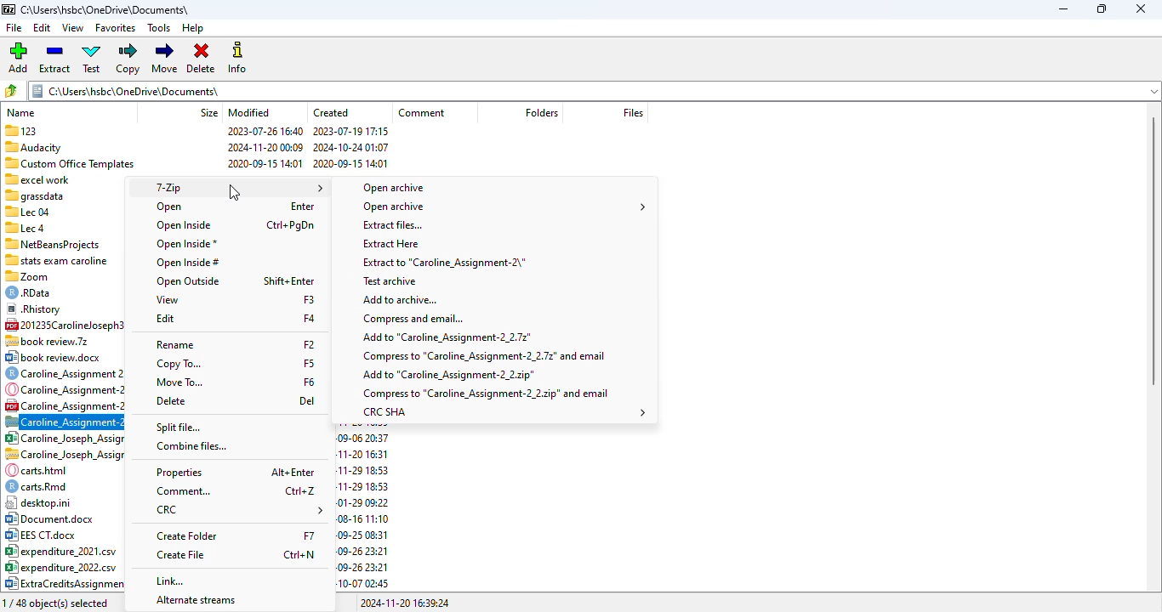 The image size is (1162, 612). I want to click on split file, so click(176, 427).